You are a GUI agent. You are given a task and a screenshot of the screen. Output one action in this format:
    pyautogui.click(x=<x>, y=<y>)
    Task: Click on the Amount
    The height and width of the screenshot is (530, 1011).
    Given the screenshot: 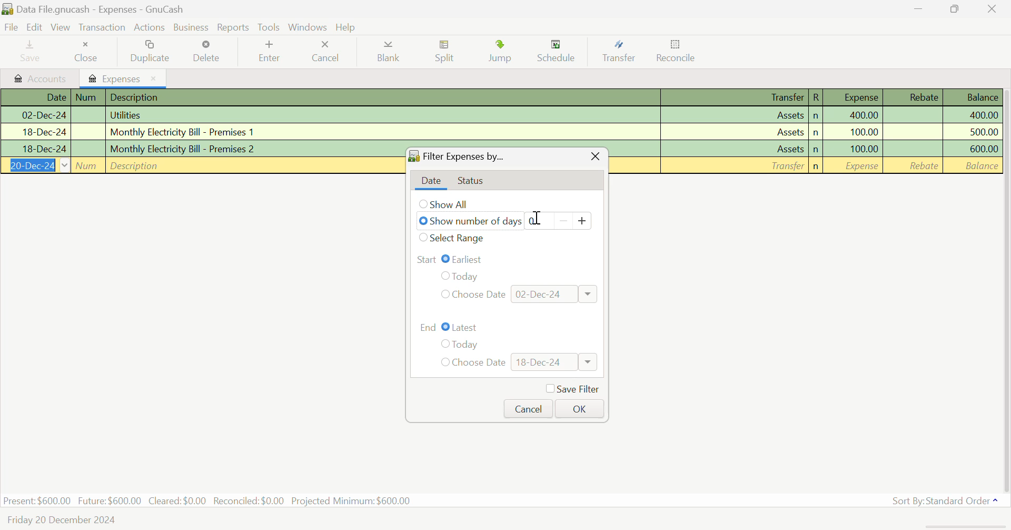 What is the action you would take?
    pyautogui.click(x=864, y=149)
    